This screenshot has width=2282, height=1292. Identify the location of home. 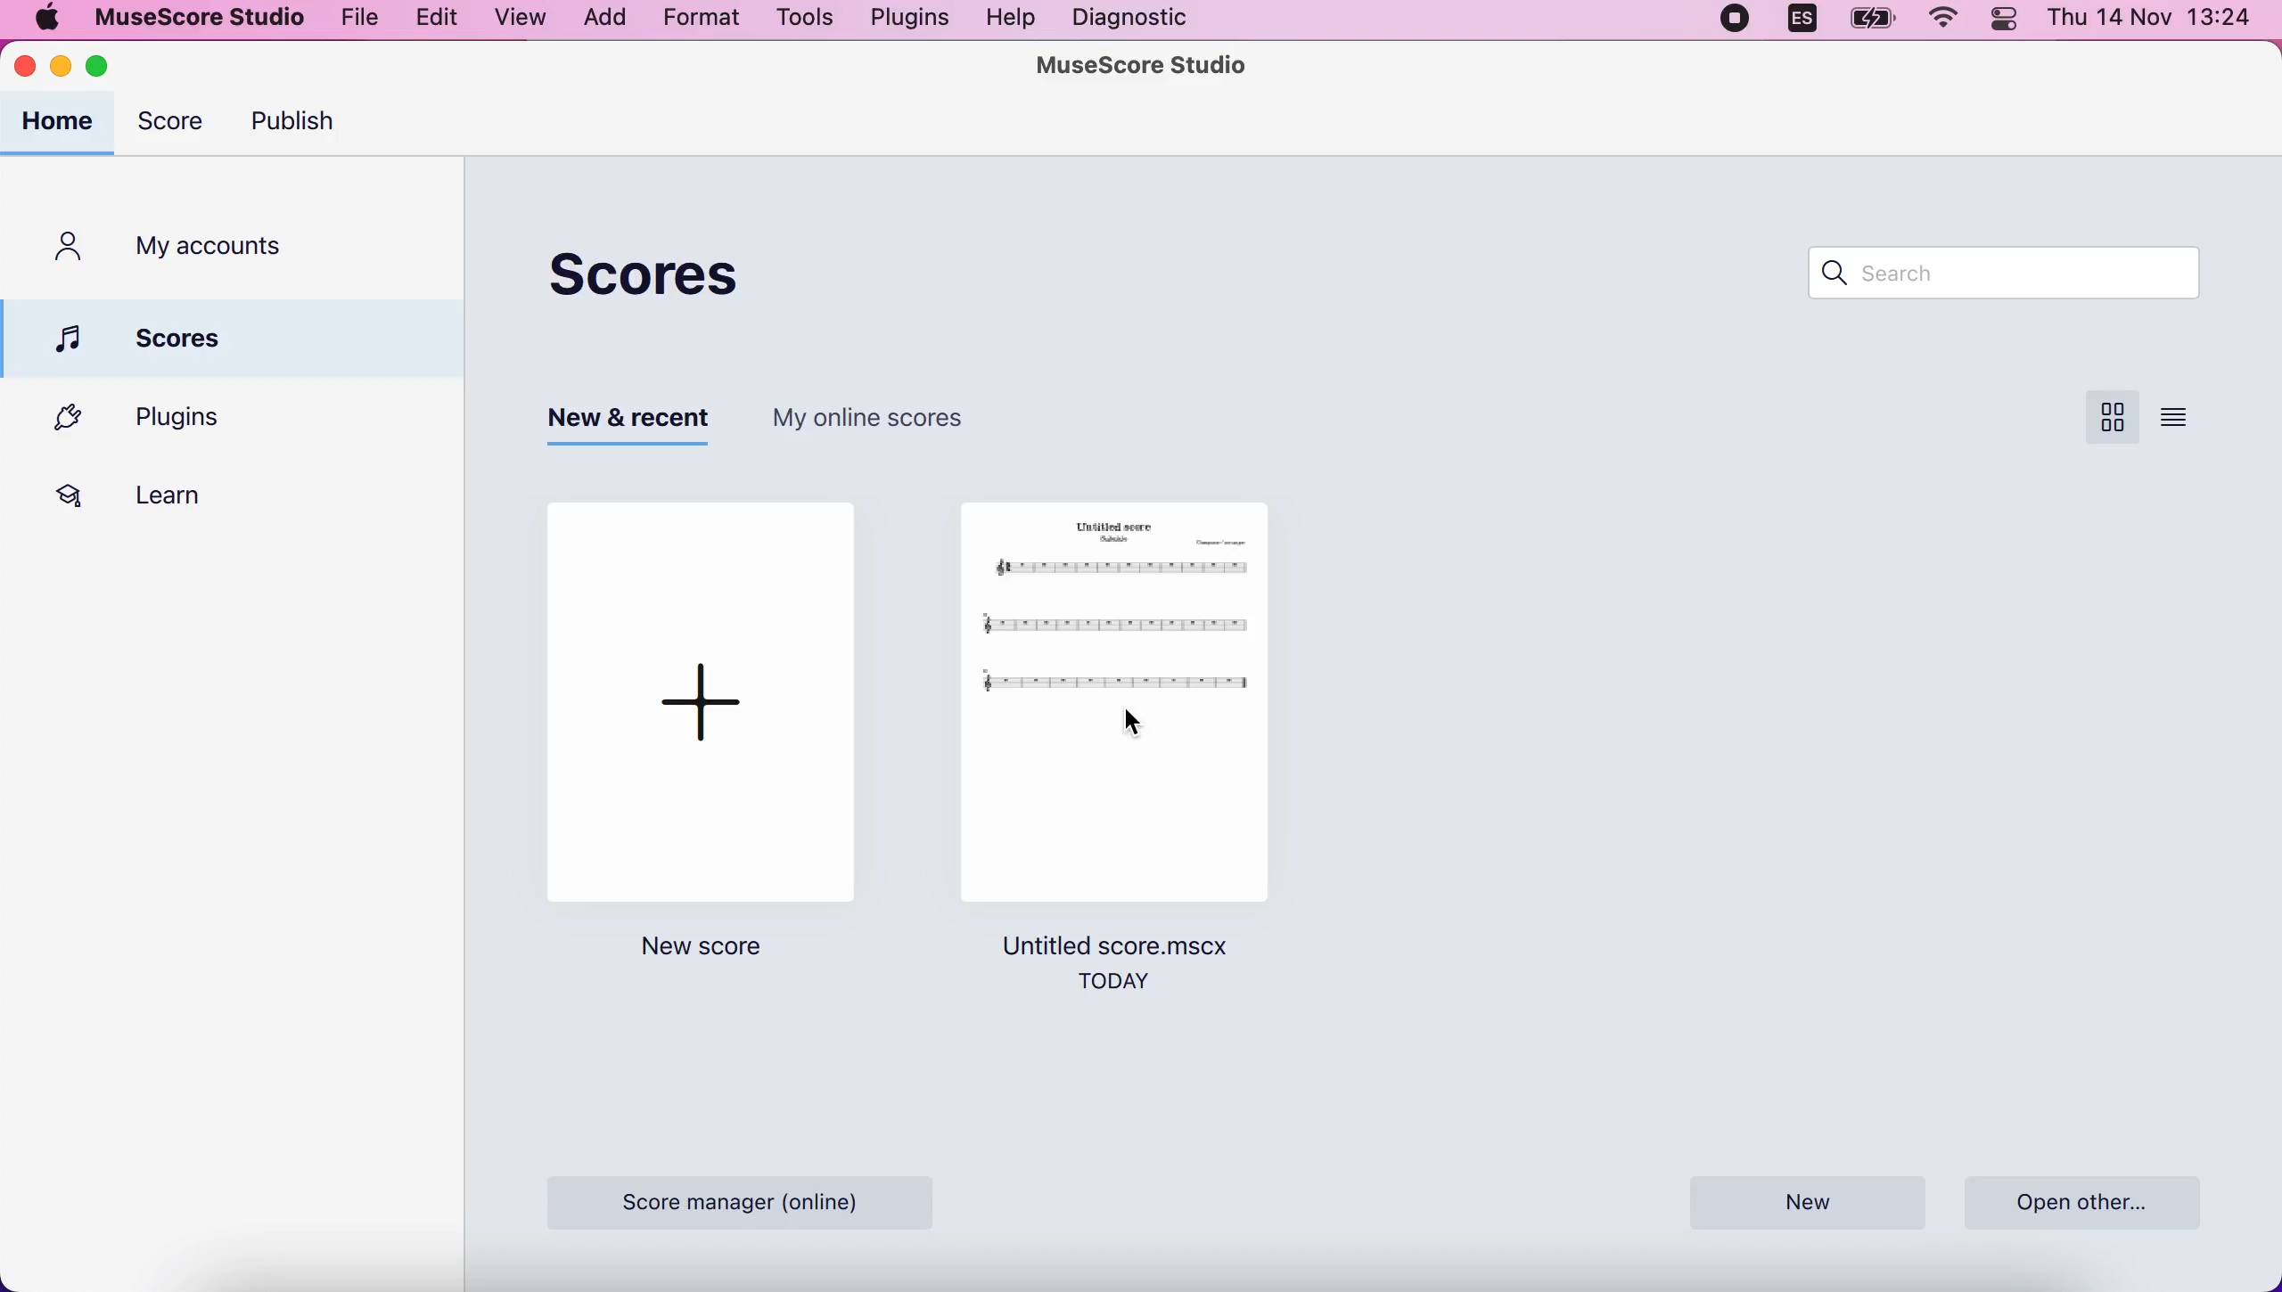
(59, 123).